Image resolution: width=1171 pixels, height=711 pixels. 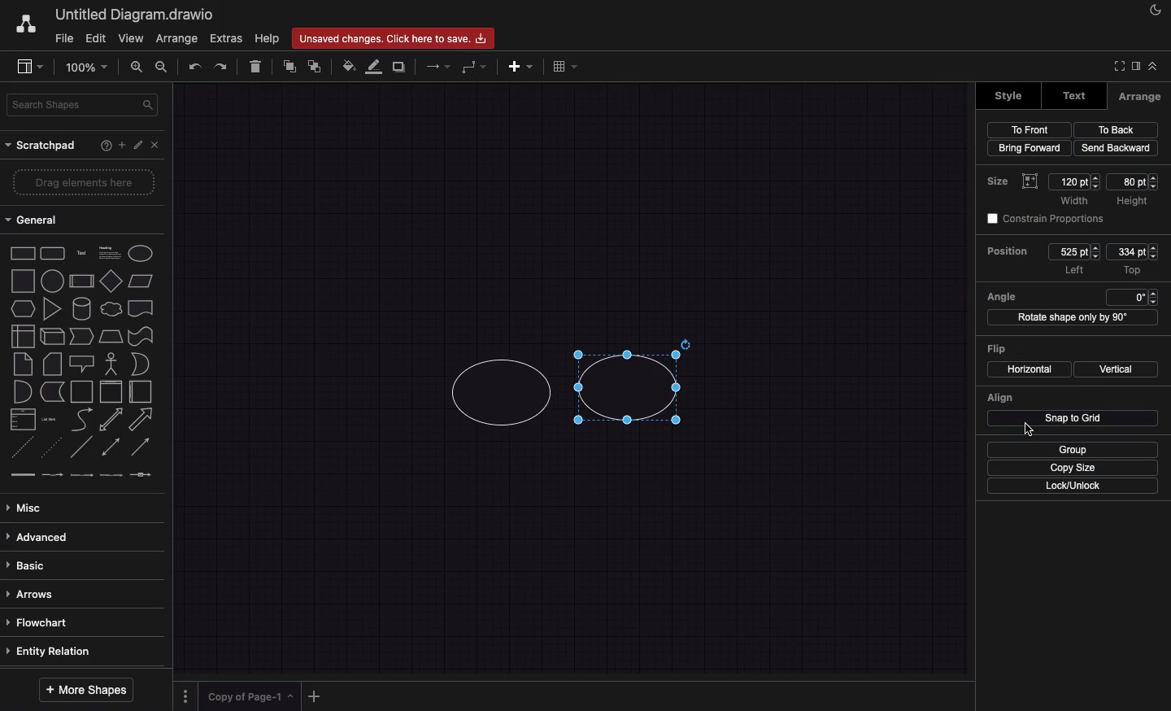 I want to click on bring forward, so click(x=1030, y=147).